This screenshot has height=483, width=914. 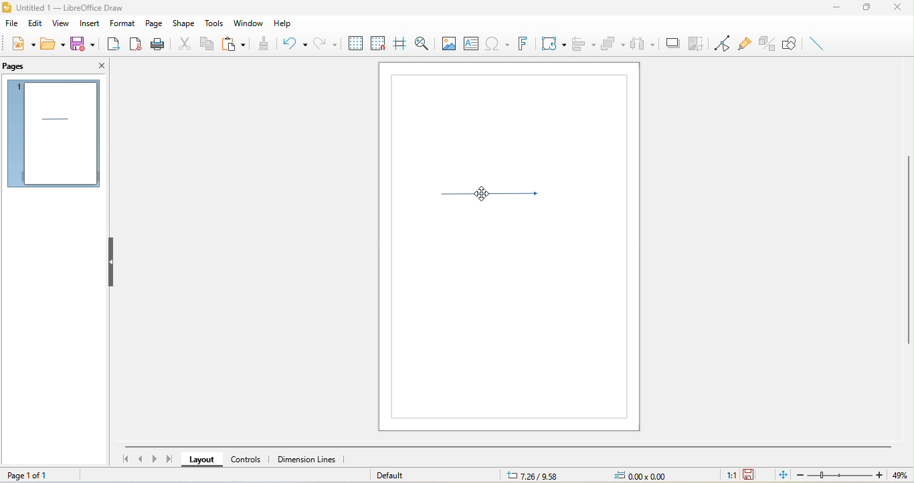 I want to click on controls, so click(x=248, y=459).